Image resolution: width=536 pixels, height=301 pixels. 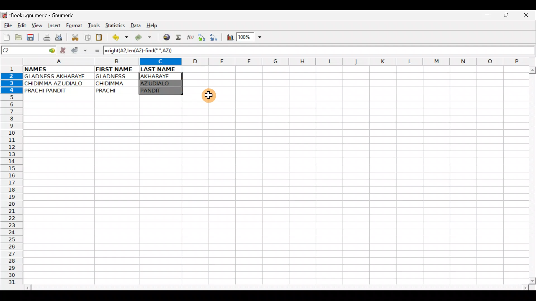 I want to click on Create new workbook, so click(x=6, y=36).